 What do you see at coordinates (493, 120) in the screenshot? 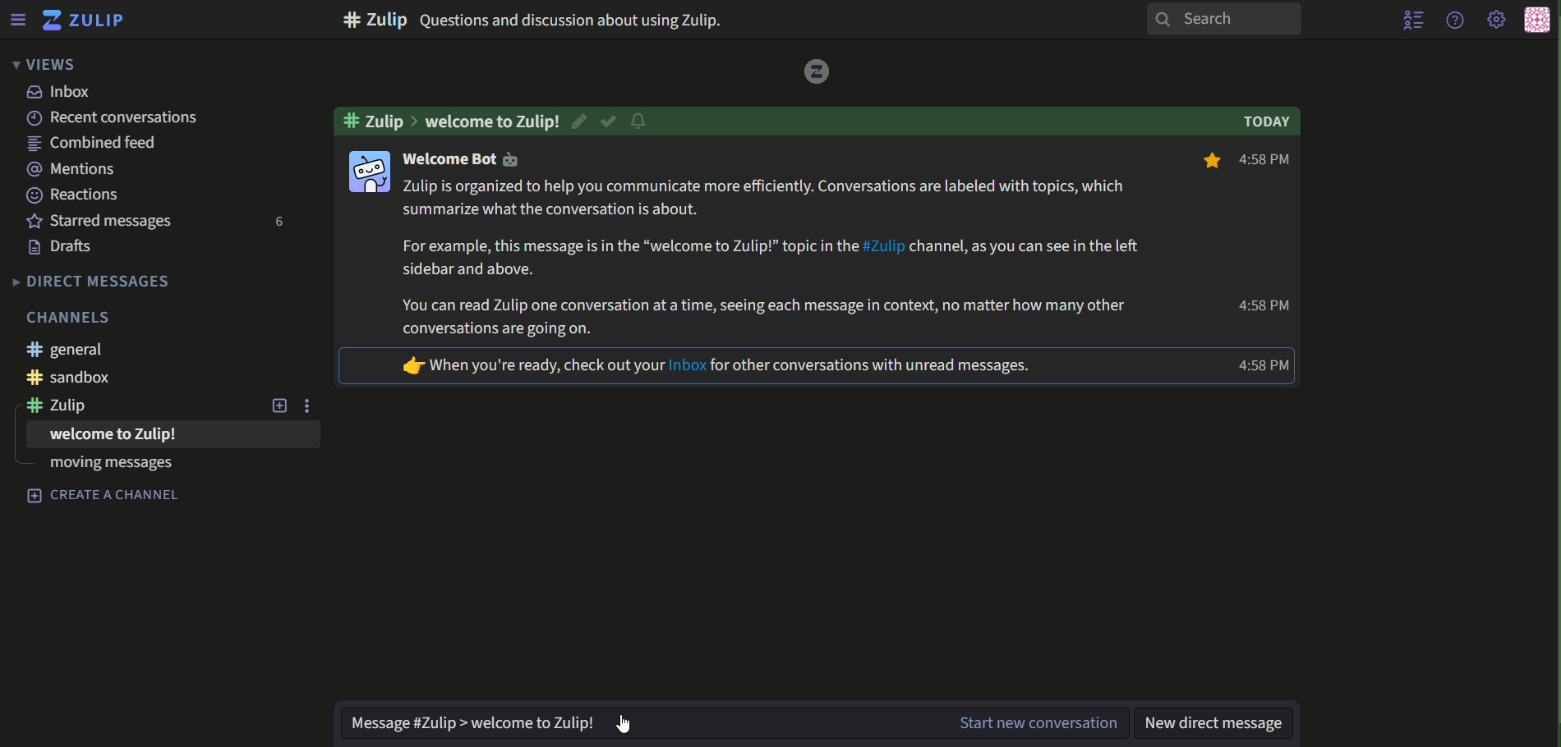
I see `text` at bounding box center [493, 120].